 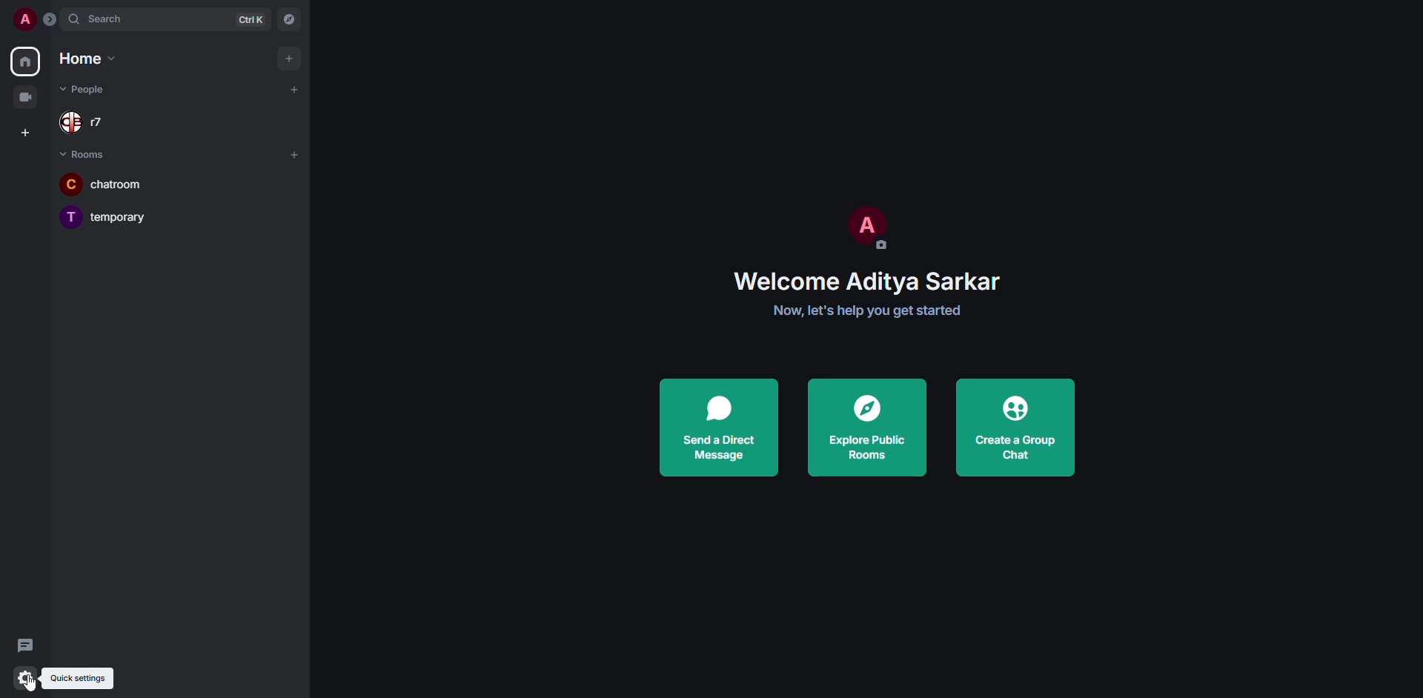 What do you see at coordinates (24, 133) in the screenshot?
I see `create space` at bounding box center [24, 133].